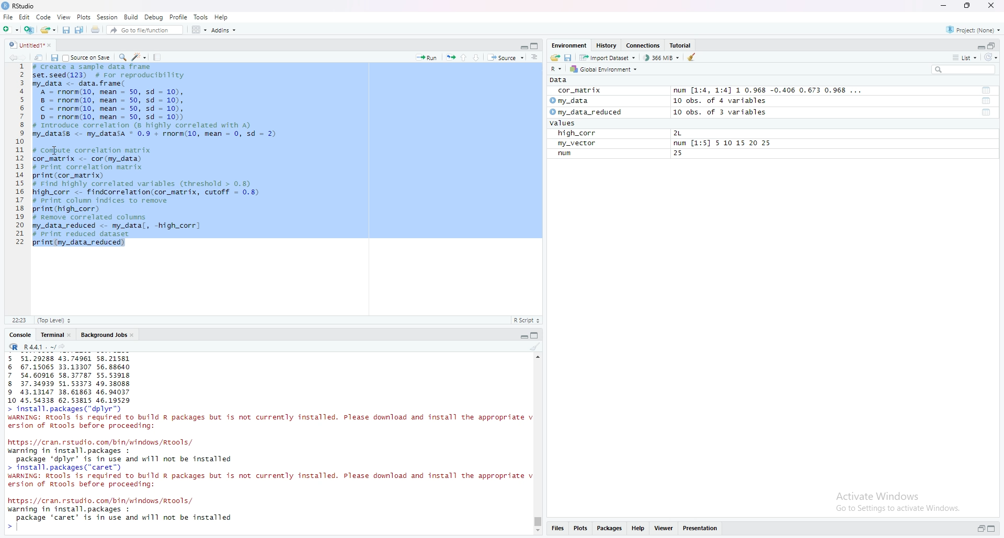 This screenshot has width=1004, height=538. I want to click on values, so click(564, 123).